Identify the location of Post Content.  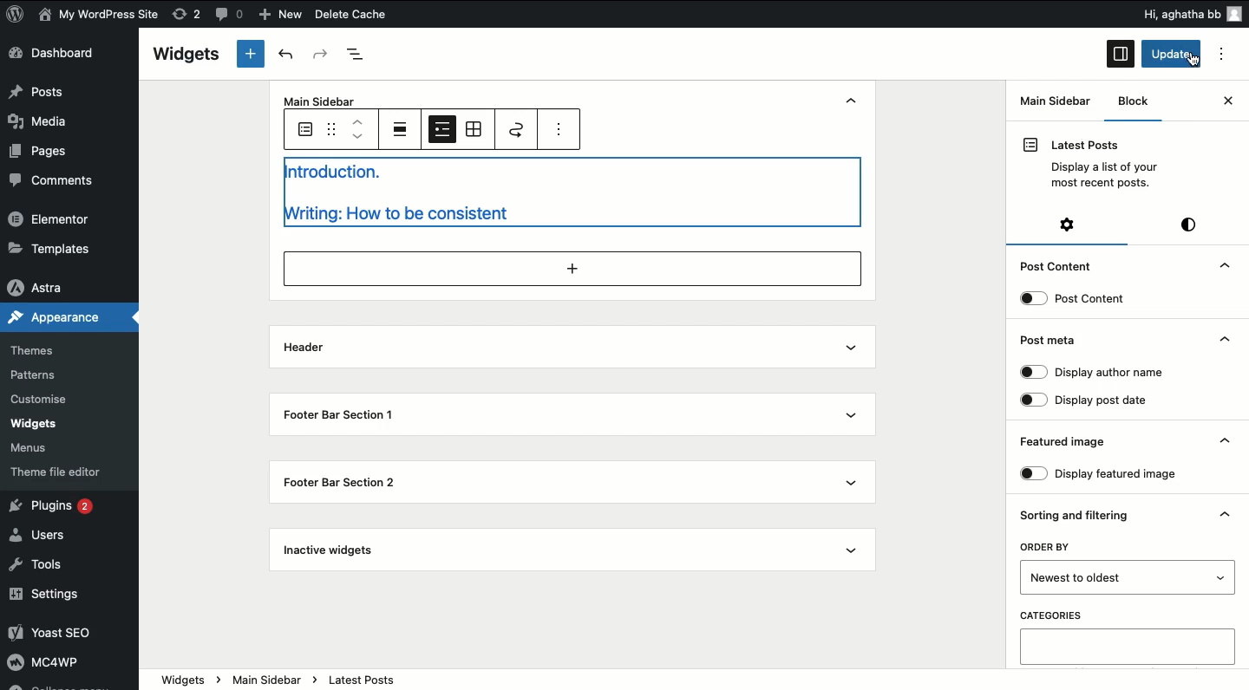
(1058, 265).